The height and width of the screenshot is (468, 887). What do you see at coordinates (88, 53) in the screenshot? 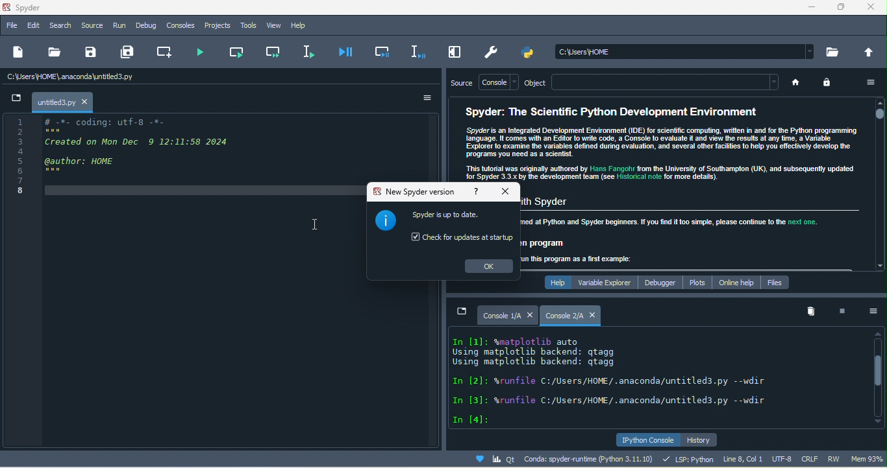
I see `save` at bounding box center [88, 53].